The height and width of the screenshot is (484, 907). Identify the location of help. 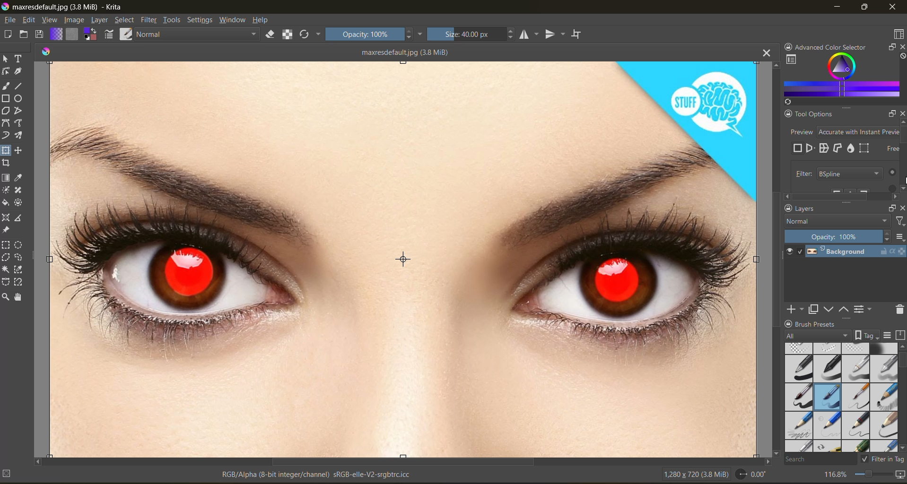
(262, 20).